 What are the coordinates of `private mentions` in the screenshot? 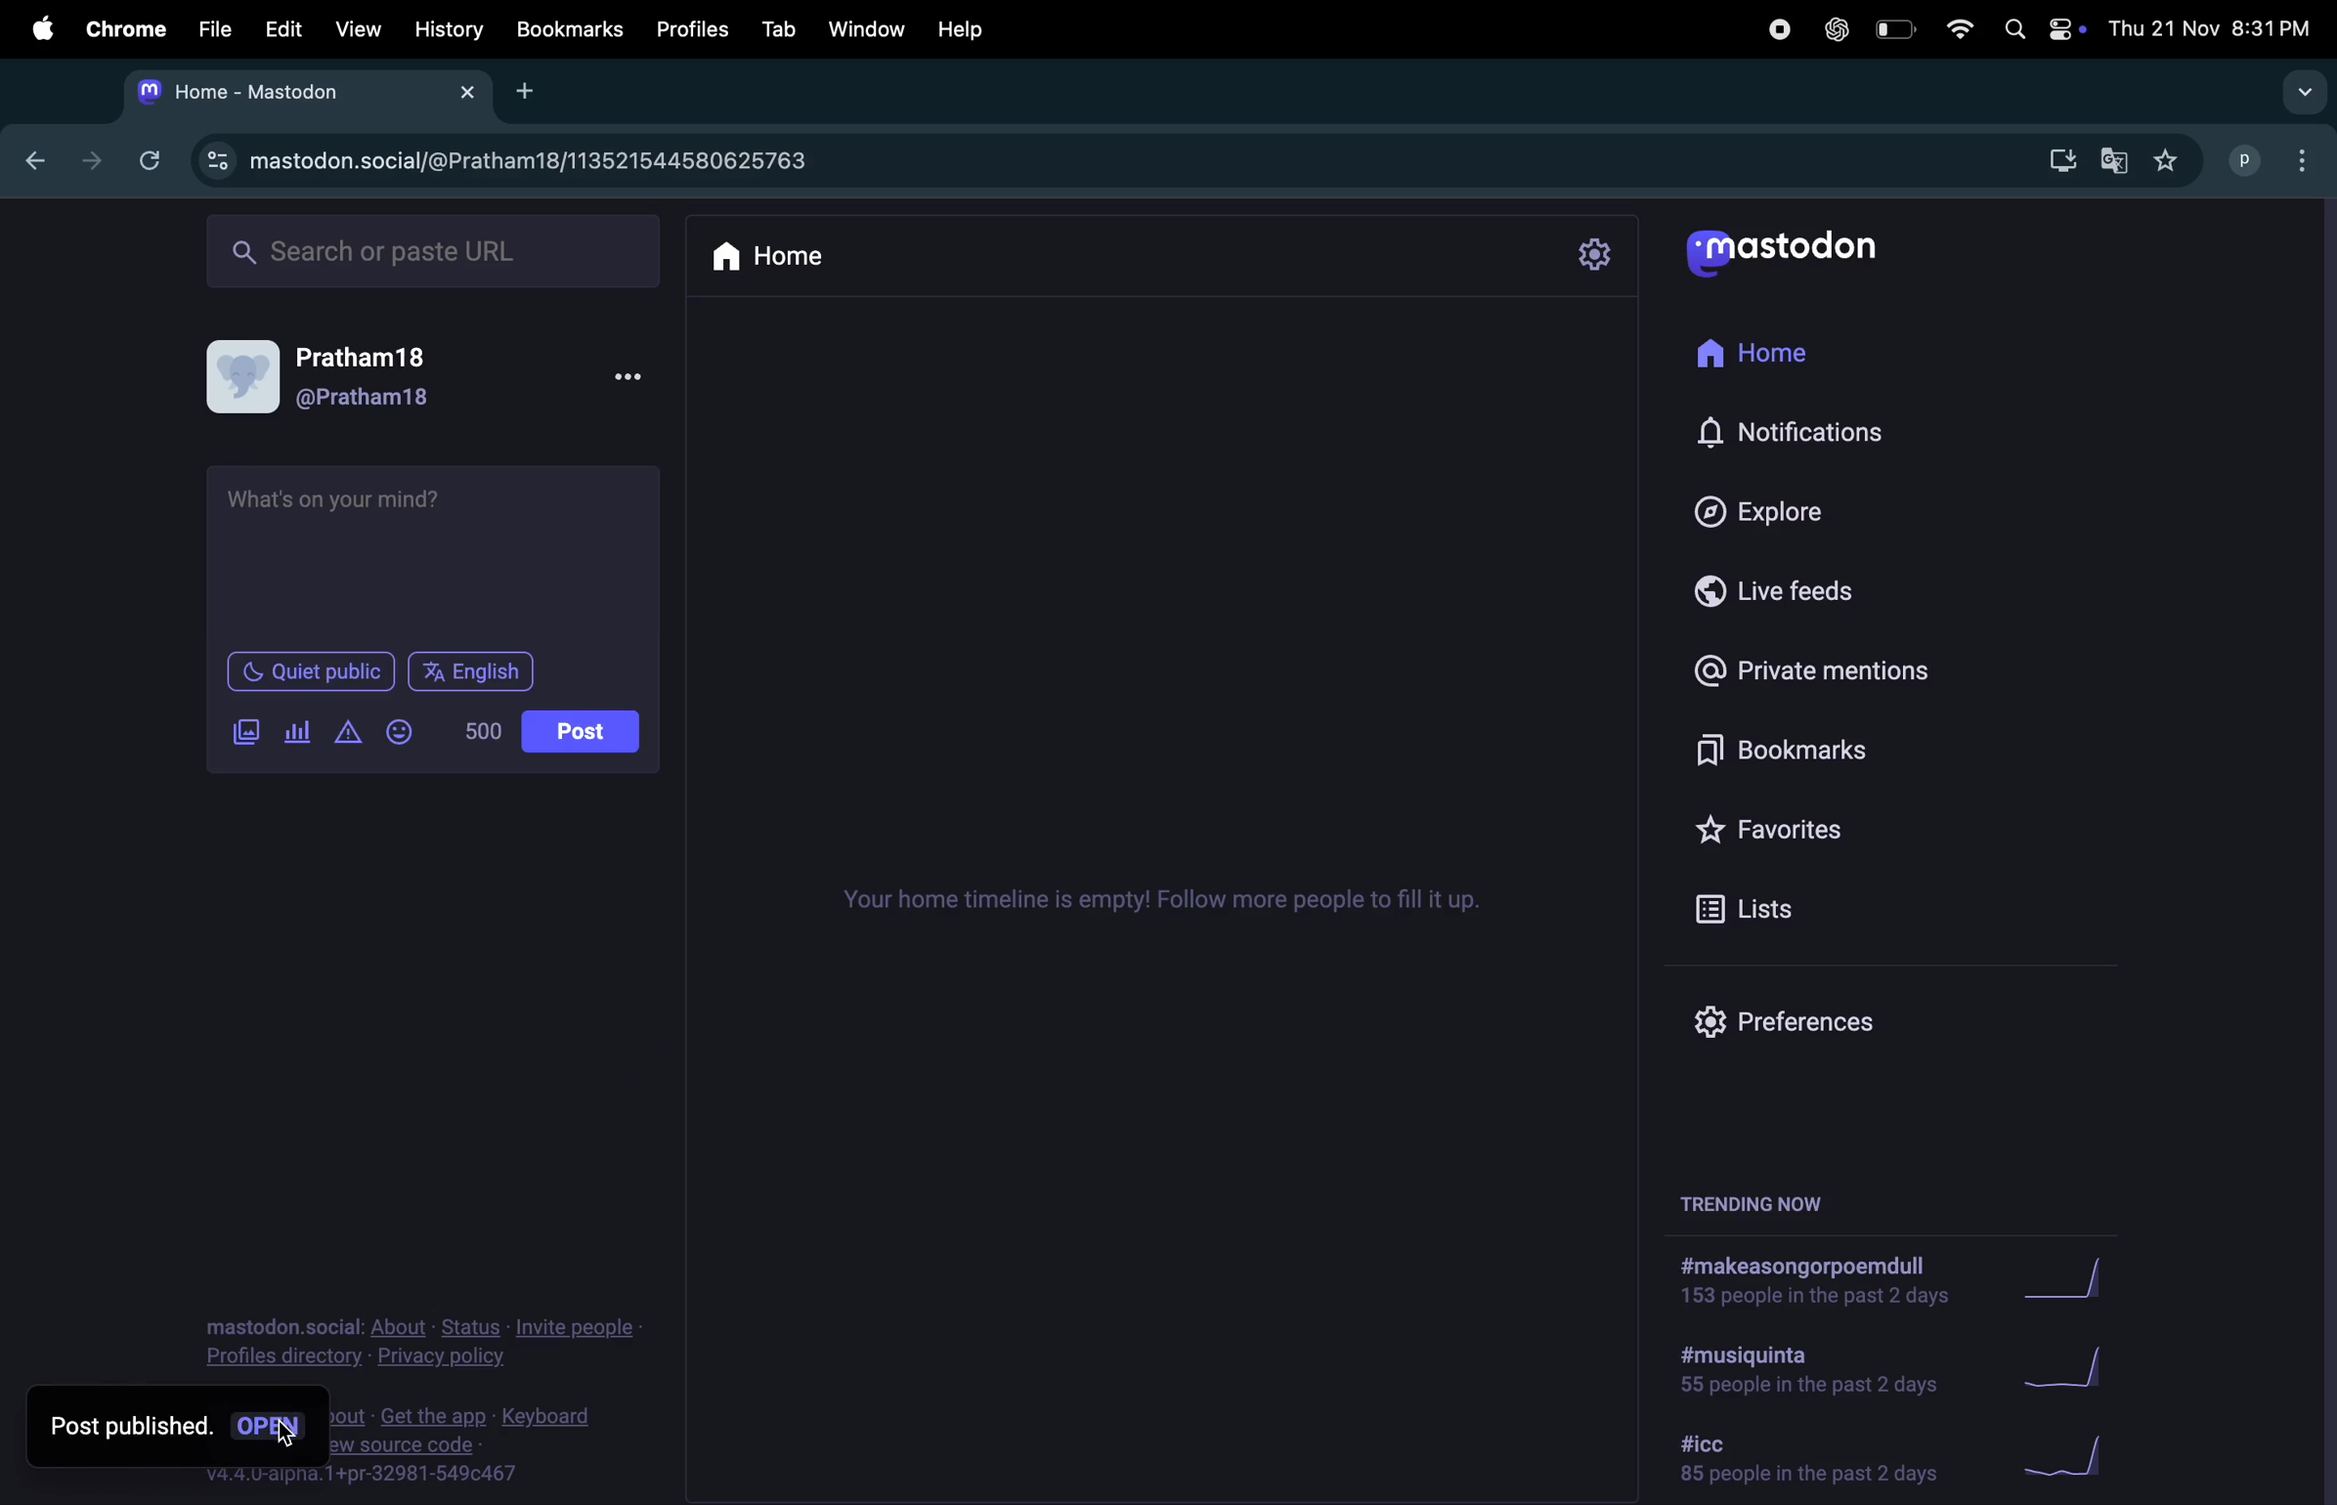 It's located at (1807, 674).